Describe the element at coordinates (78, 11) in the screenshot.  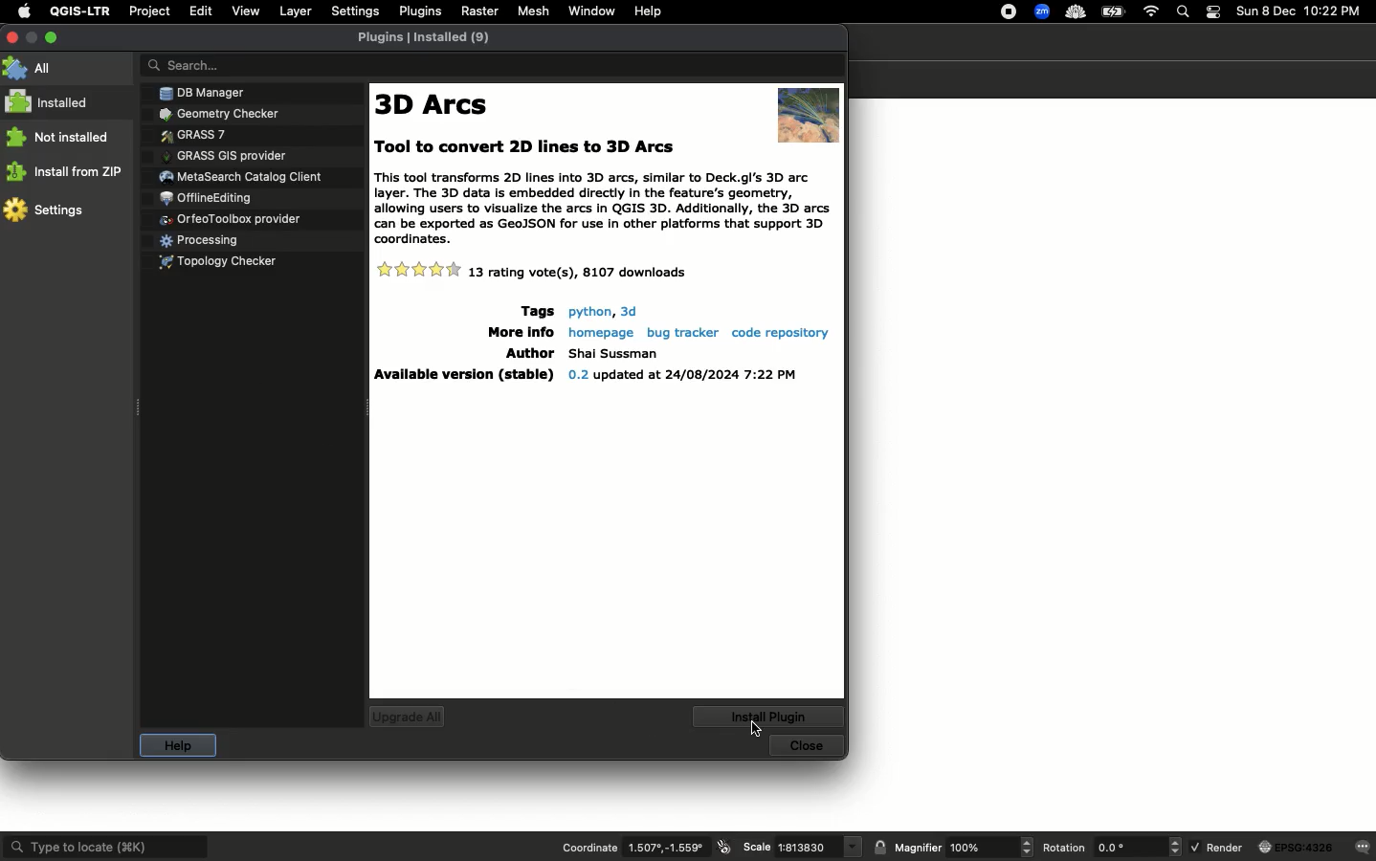
I see `QGIS` at that location.